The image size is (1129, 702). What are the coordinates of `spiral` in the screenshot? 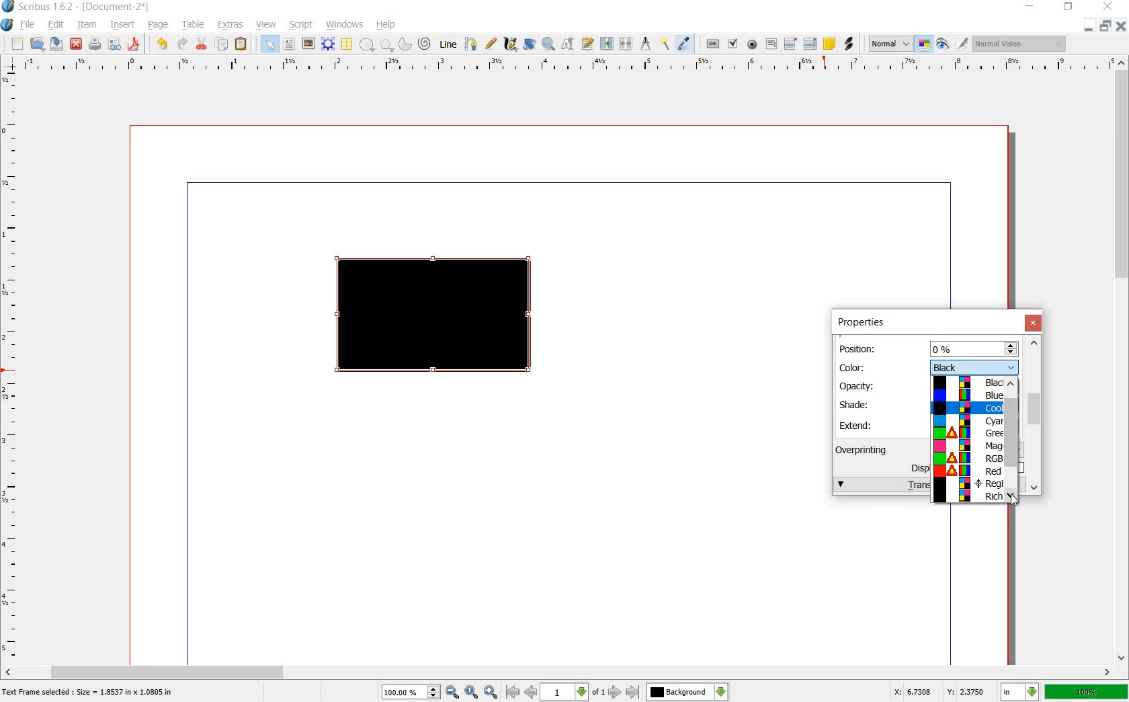 It's located at (425, 43).